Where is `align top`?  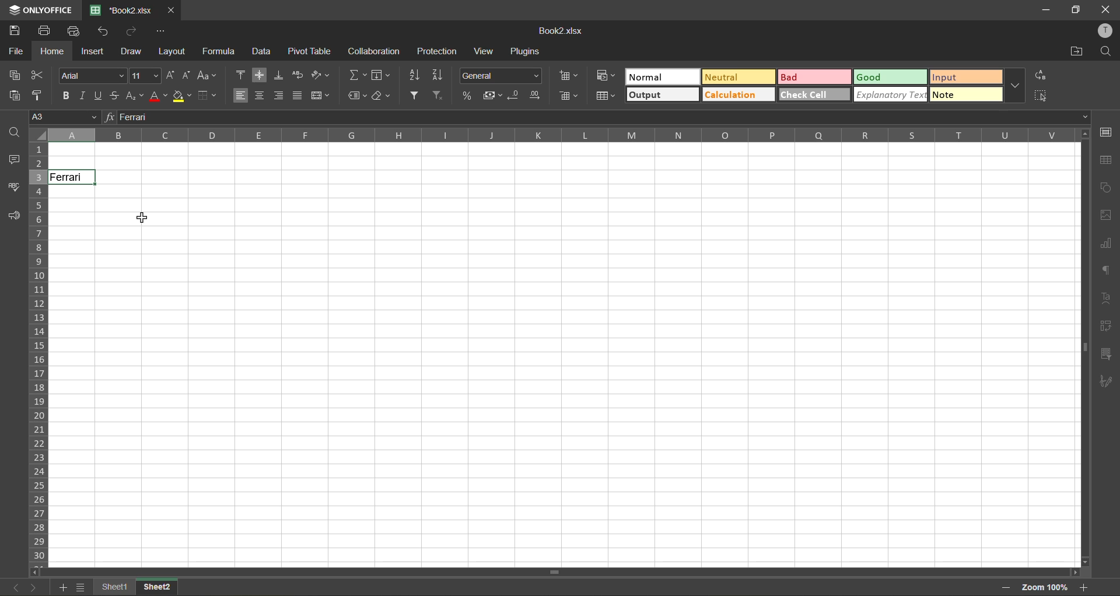 align top is located at coordinates (241, 75).